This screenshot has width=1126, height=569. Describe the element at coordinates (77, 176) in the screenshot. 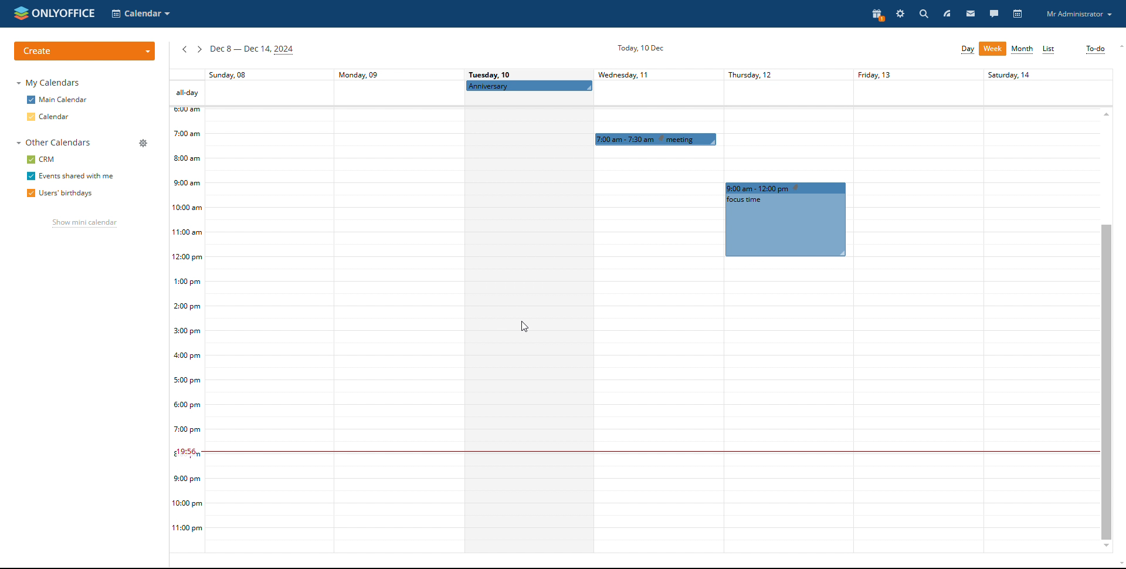

I see `events shared with me` at that location.